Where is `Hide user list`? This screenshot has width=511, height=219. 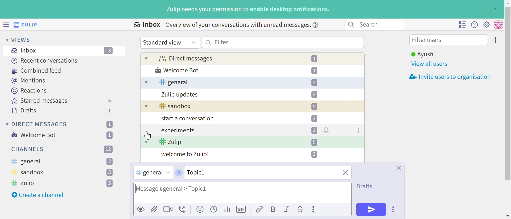 Hide user list is located at coordinates (462, 25).